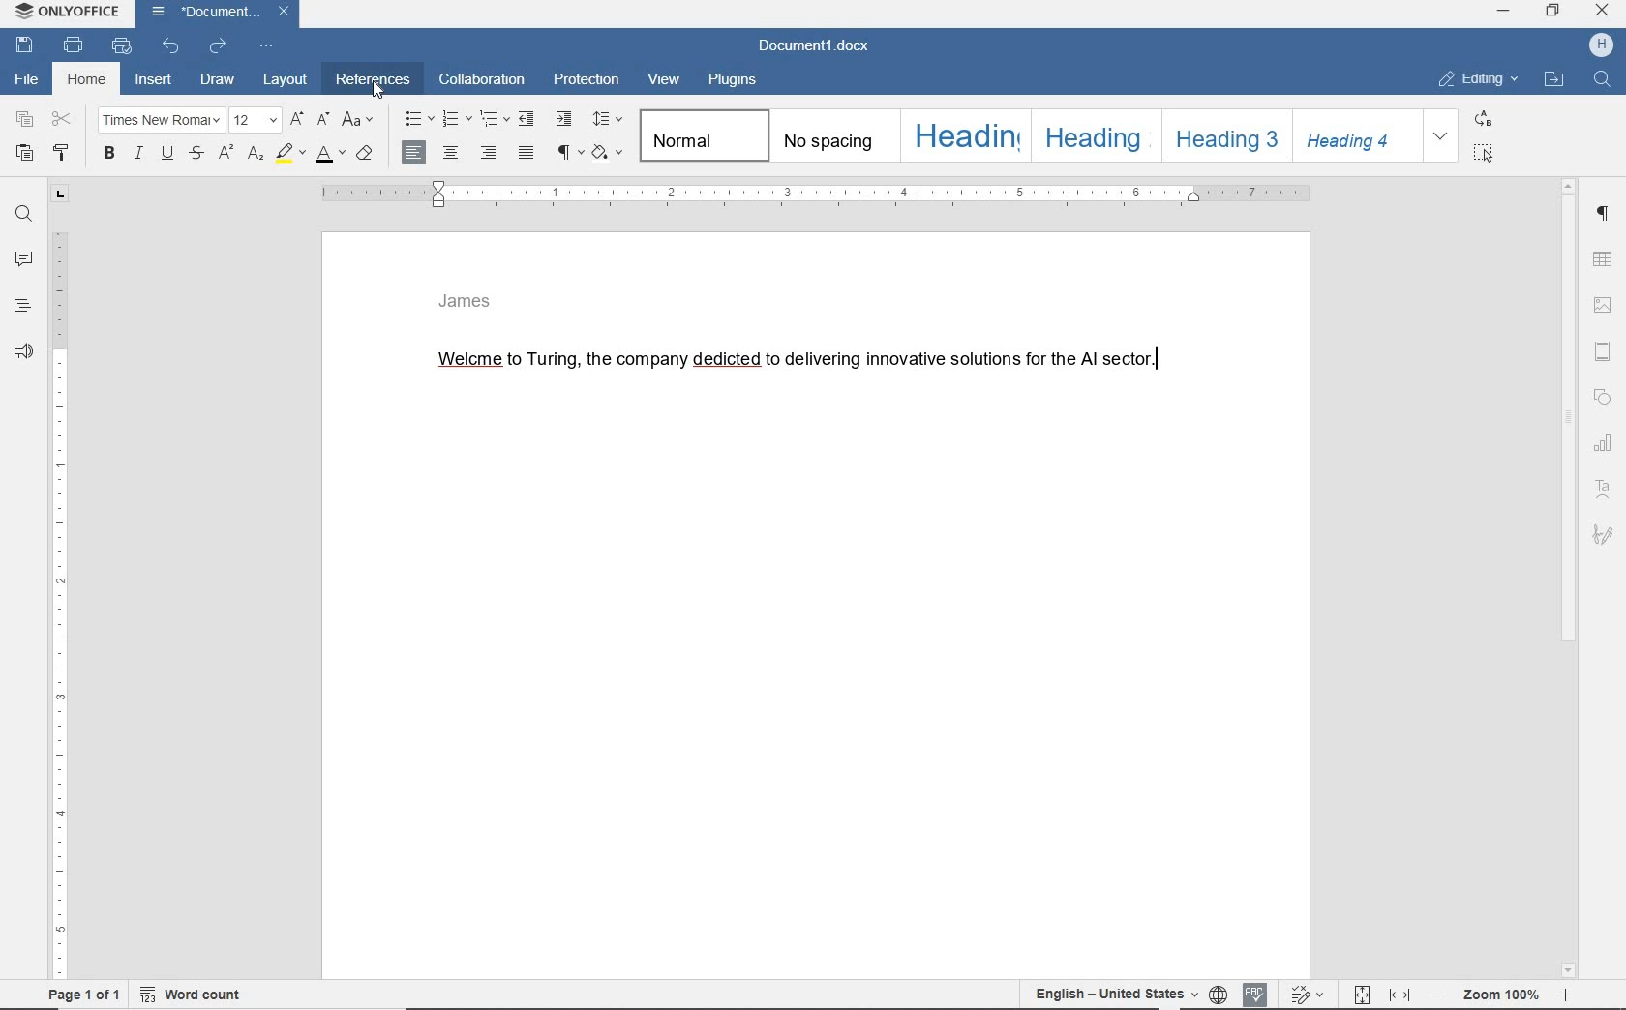 This screenshot has width=1626, height=1010. Describe the element at coordinates (357, 119) in the screenshot. I see `change case` at that location.